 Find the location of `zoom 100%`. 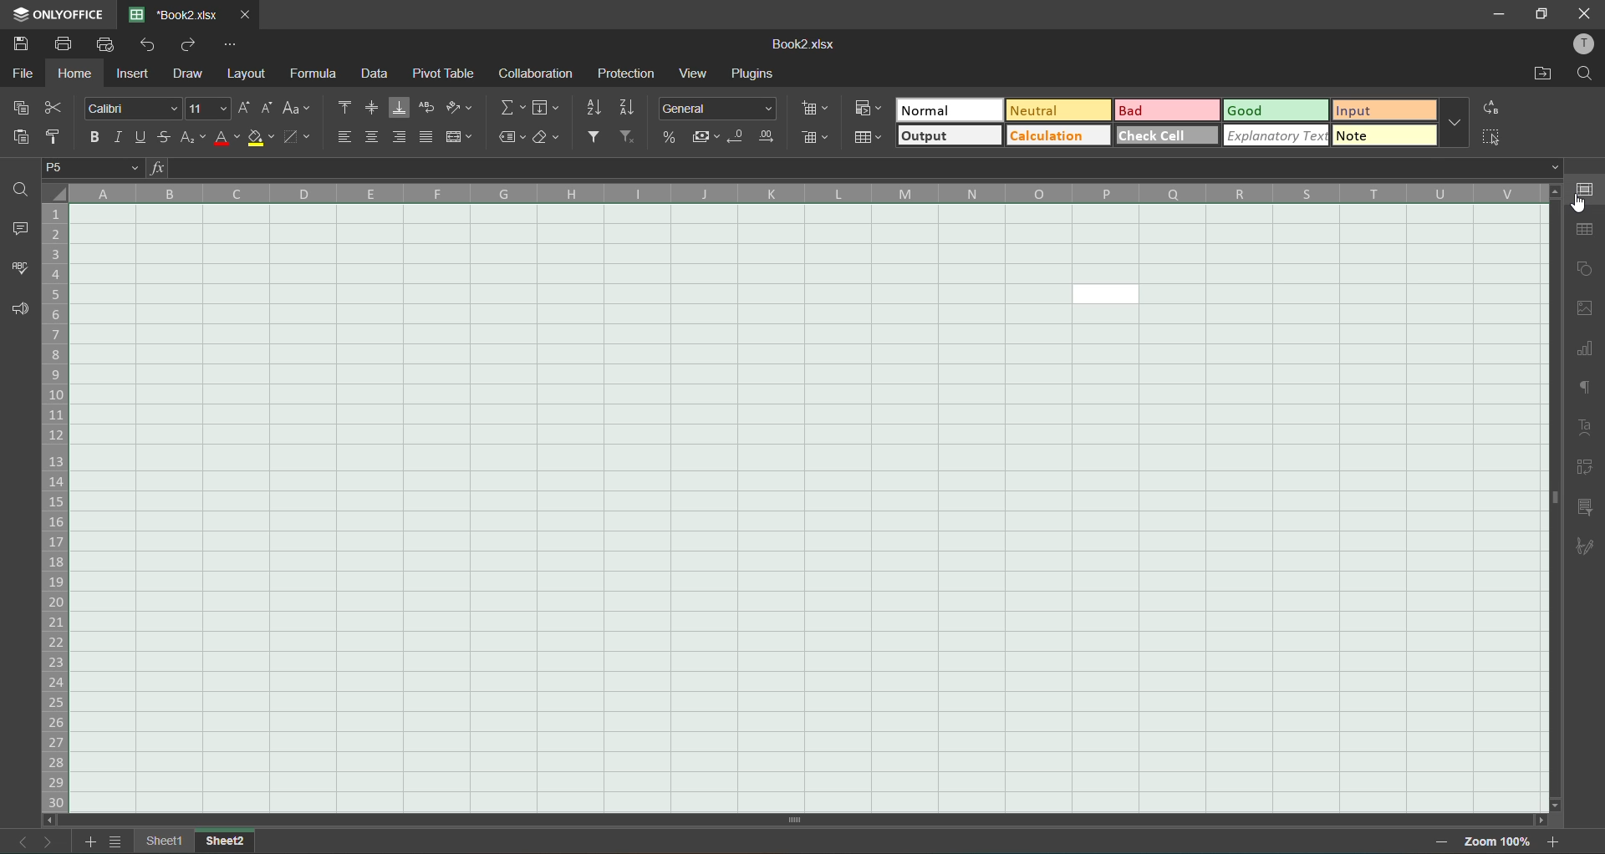

zoom 100% is located at coordinates (1496, 841).